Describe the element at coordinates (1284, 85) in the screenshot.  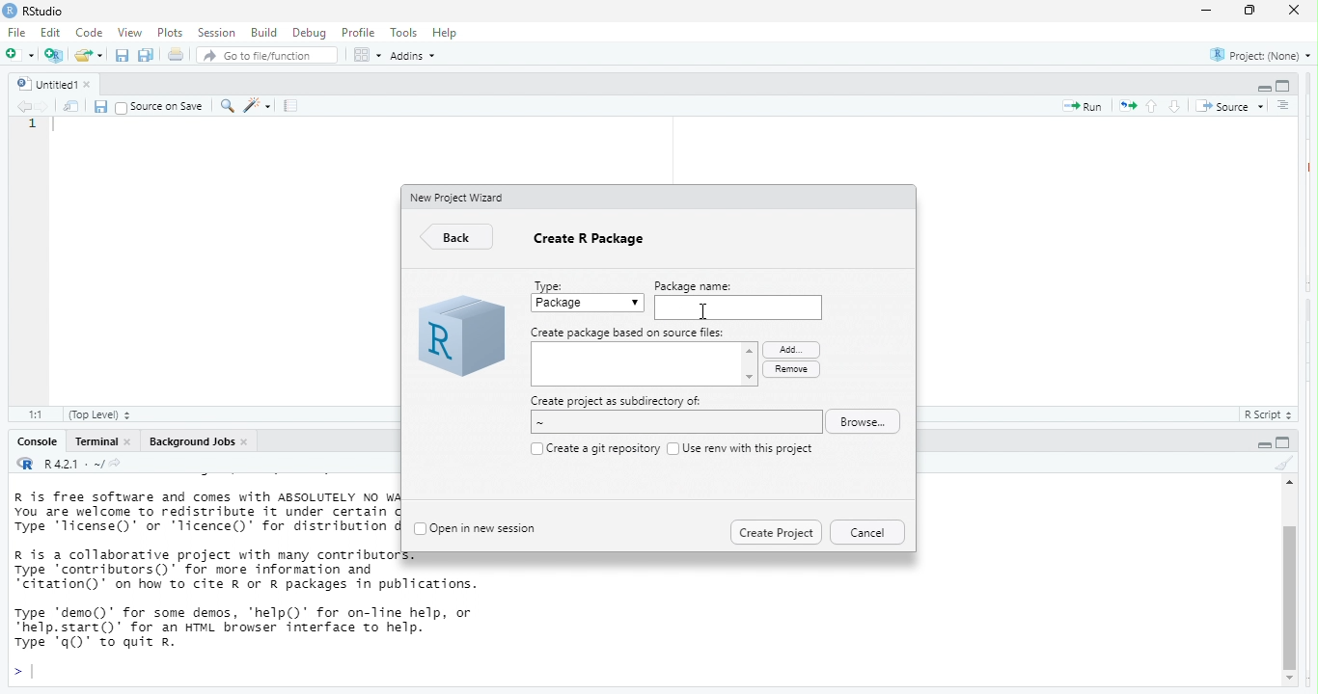
I see `hide console` at that location.